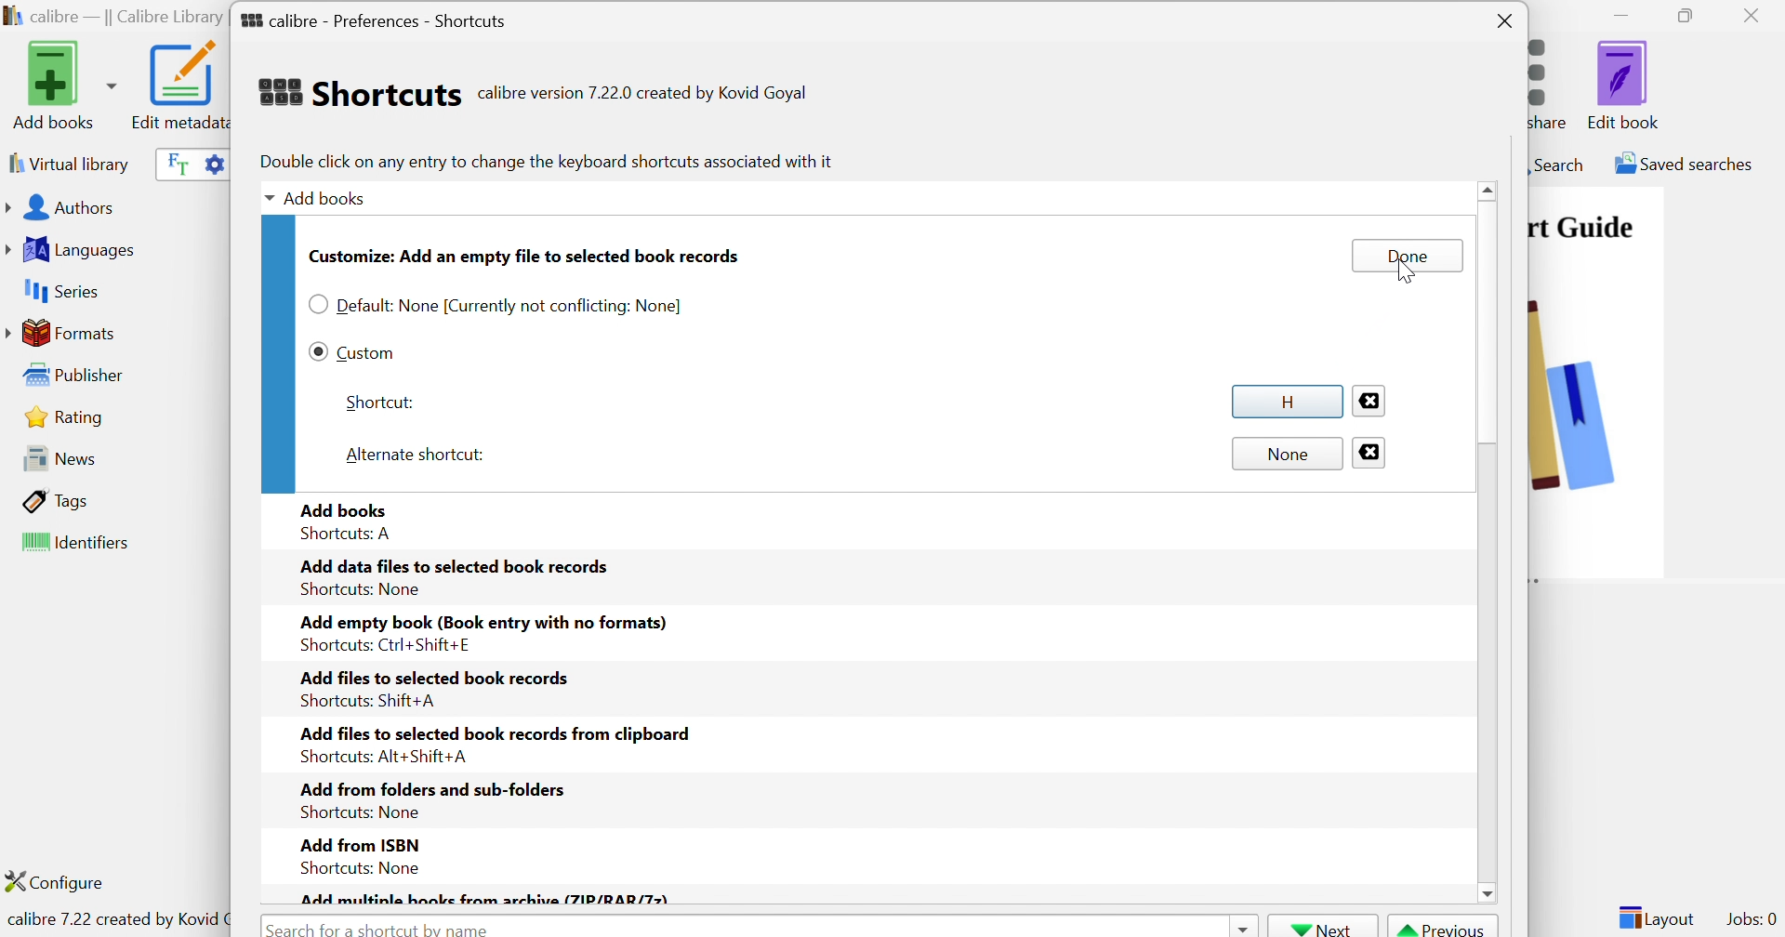 The height and width of the screenshot is (937, 1785). Describe the element at coordinates (366, 701) in the screenshot. I see `Shortcuts: Shift+A` at that location.